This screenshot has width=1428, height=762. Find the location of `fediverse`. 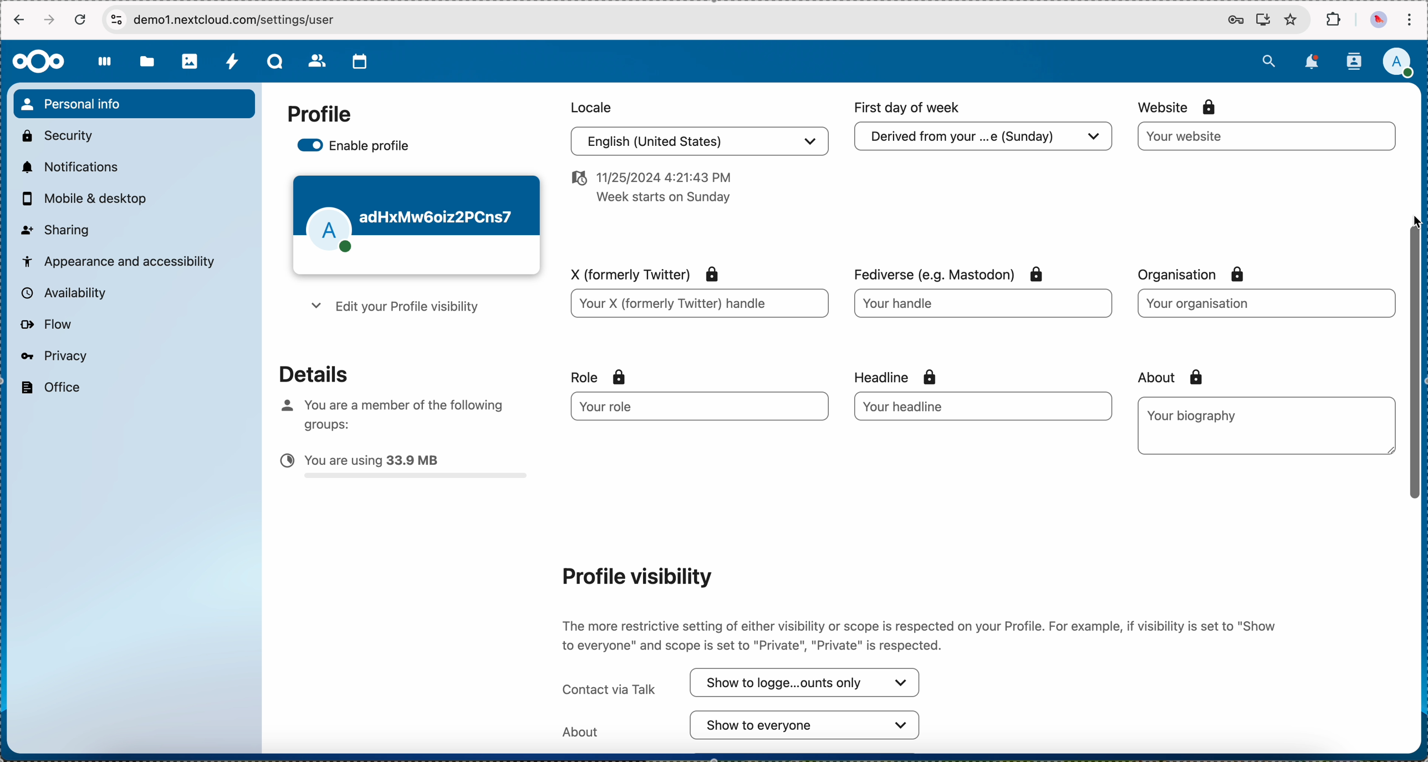

fediverse is located at coordinates (945, 271).